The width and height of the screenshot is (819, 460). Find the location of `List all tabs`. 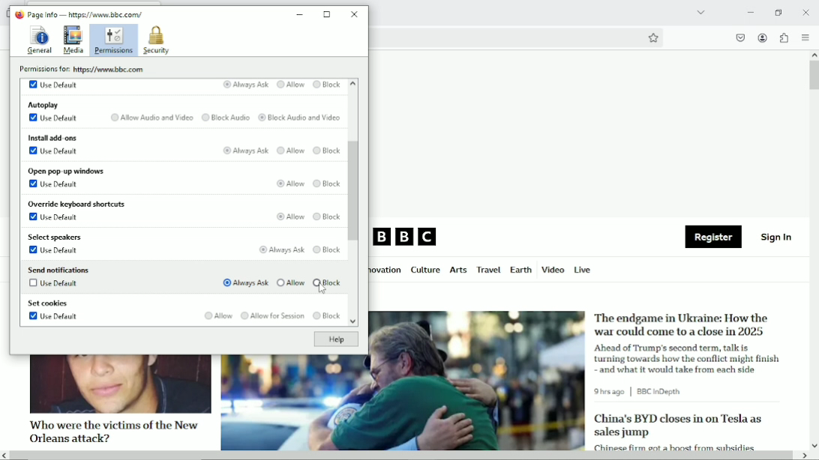

List all tabs is located at coordinates (699, 12).